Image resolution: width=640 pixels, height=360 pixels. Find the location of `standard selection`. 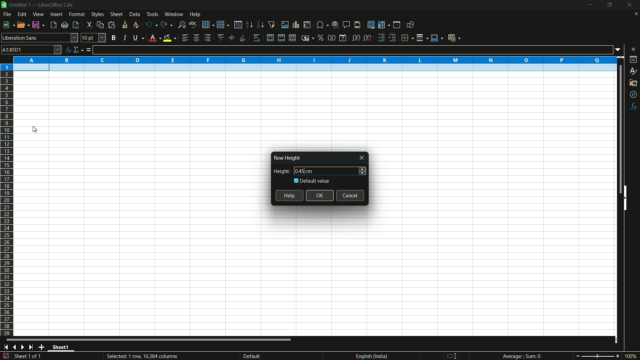

standard selection is located at coordinates (454, 356).